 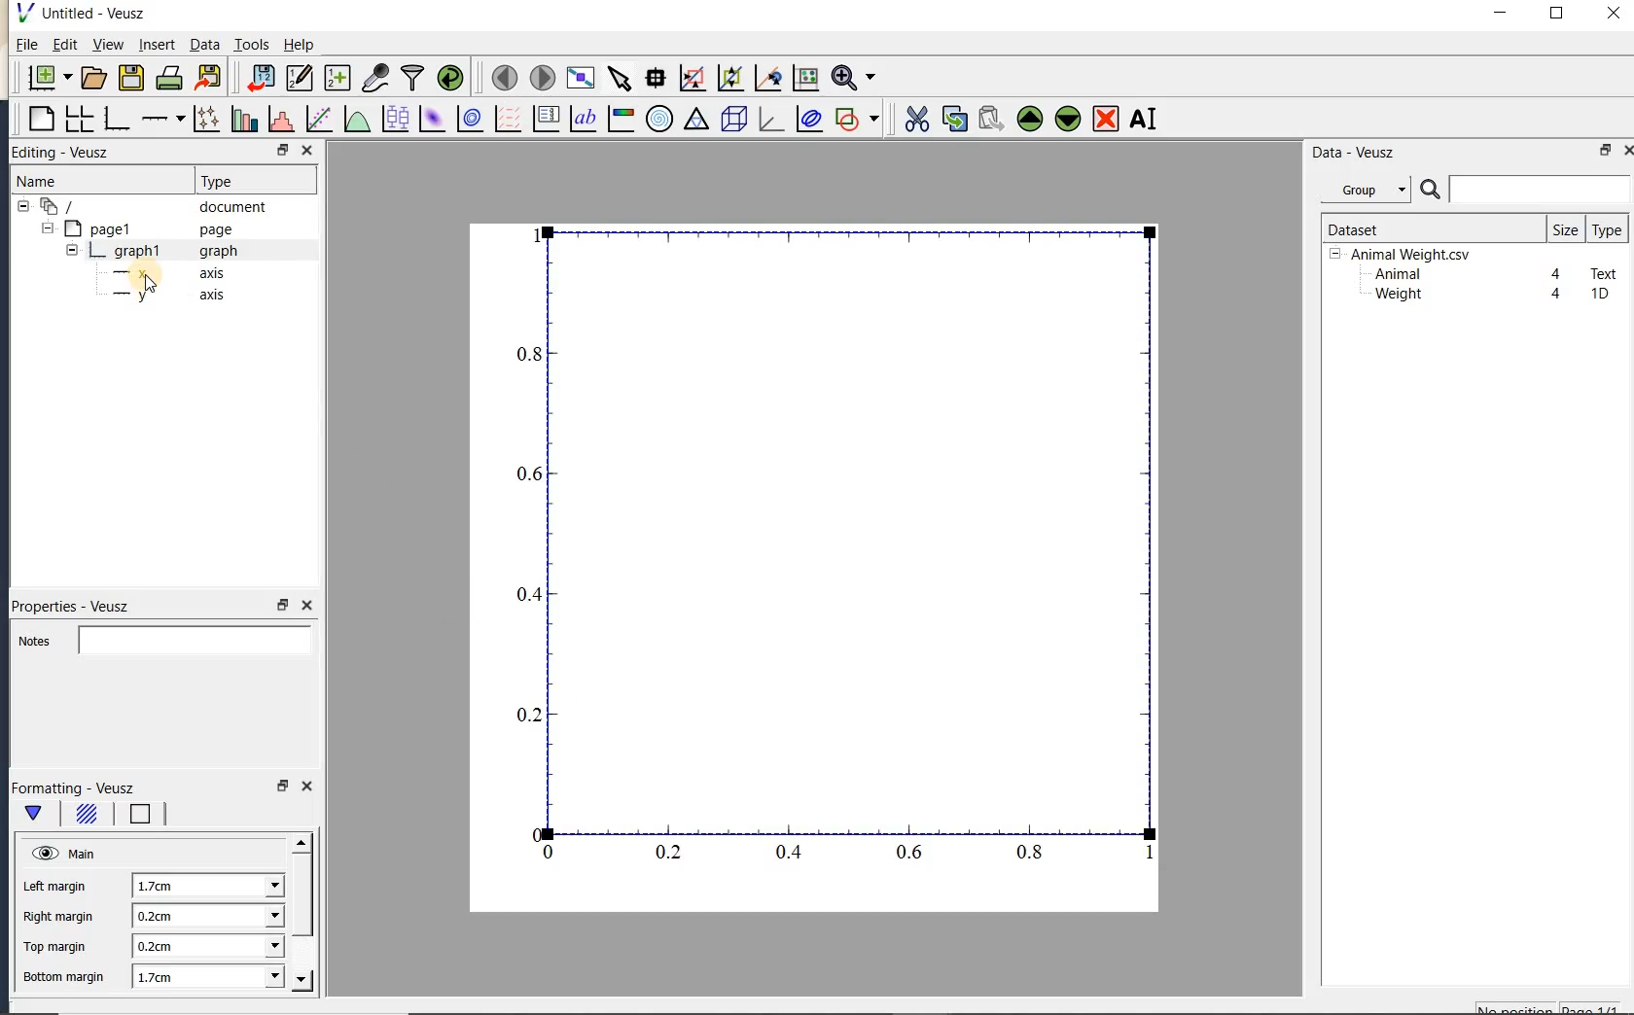 What do you see at coordinates (731, 120) in the screenshot?
I see `3d scene` at bounding box center [731, 120].